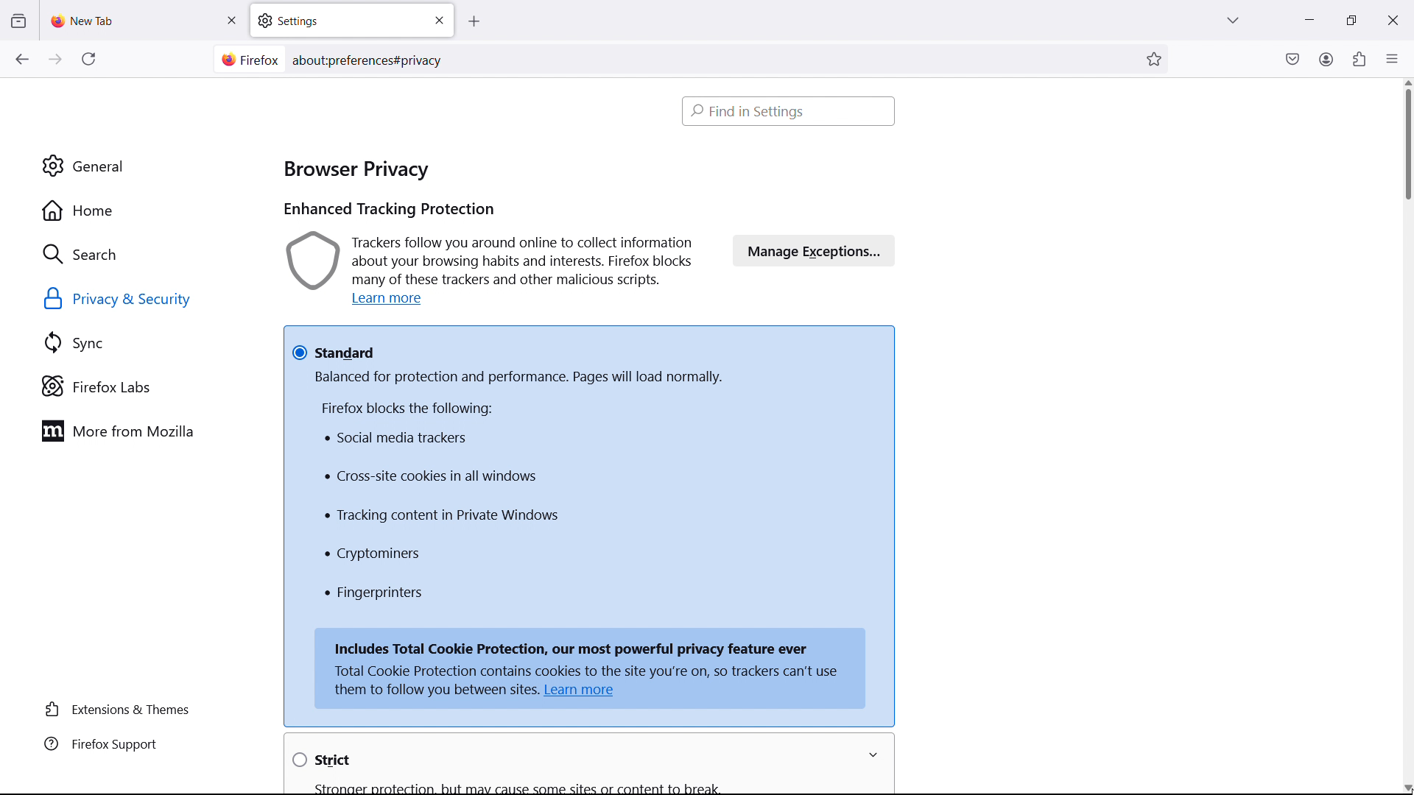 The height and width of the screenshot is (795, 1414). I want to click on extensions, so click(1358, 59).